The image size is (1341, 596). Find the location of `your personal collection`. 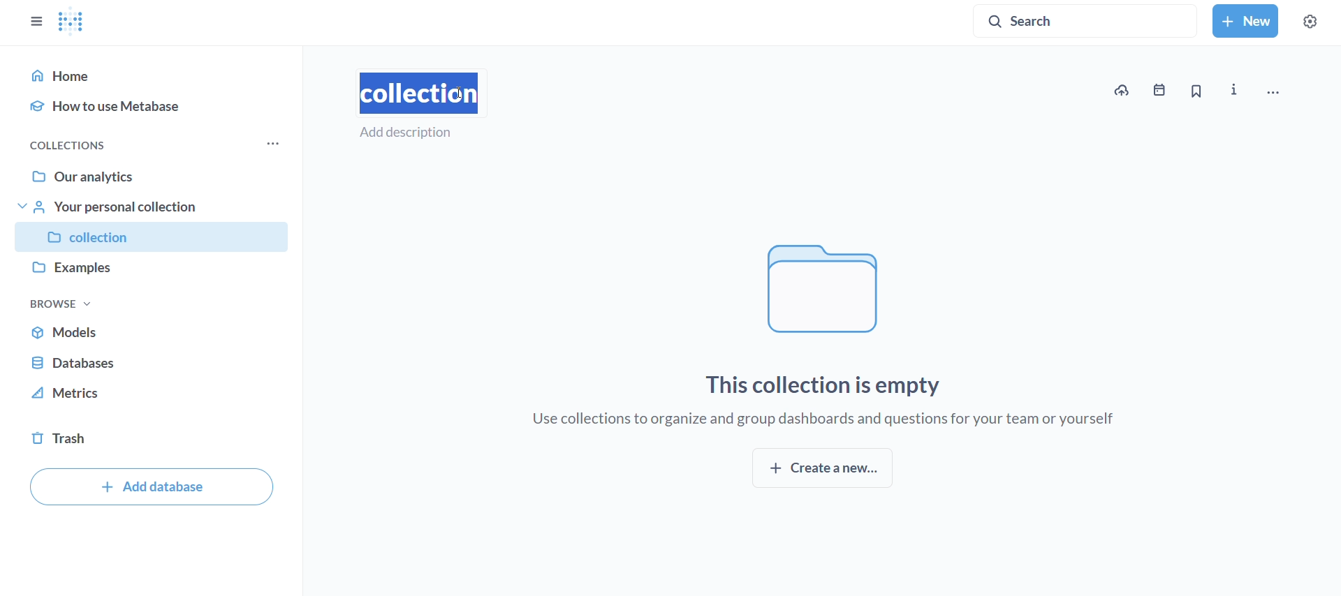

your personal collection is located at coordinates (155, 207).